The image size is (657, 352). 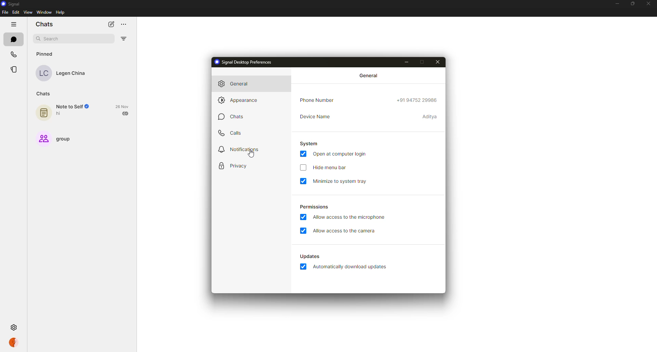 What do you see at coordinates (44, 94) in the screenshot?
I see `chats` at bounding box center [44, 94].